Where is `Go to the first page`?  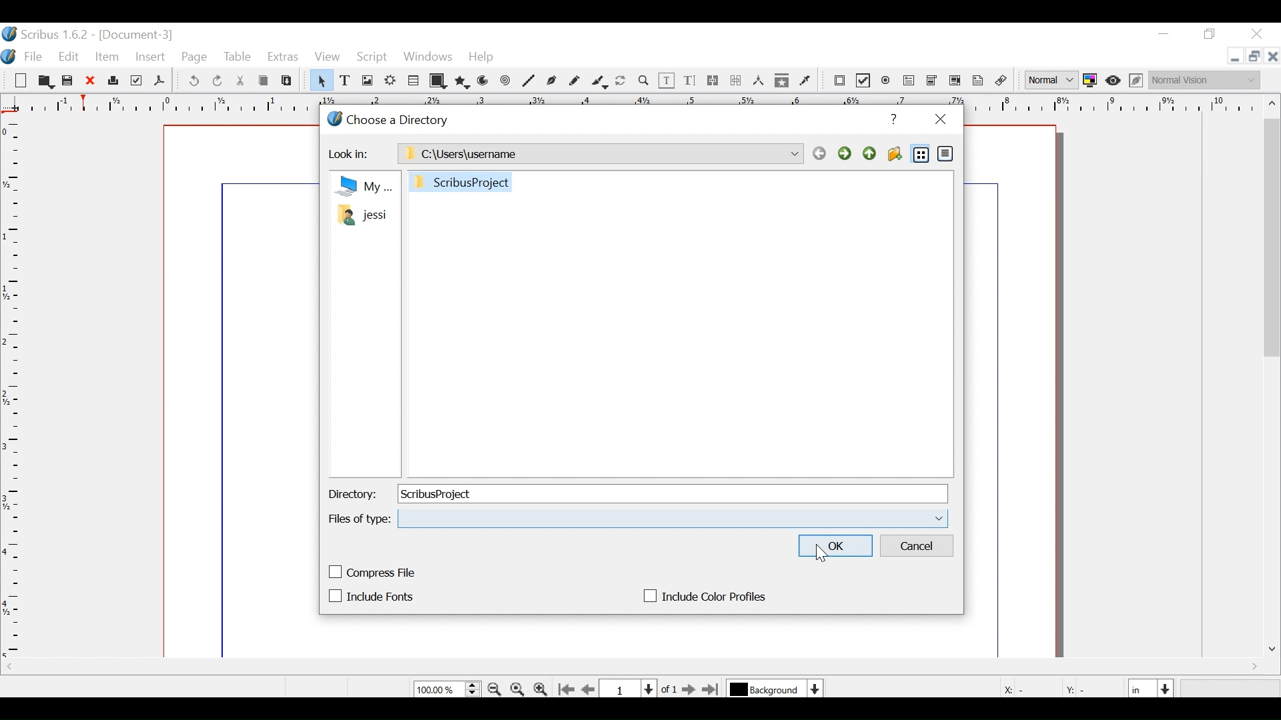 Go to the first page is located at coordinates (568, 689).